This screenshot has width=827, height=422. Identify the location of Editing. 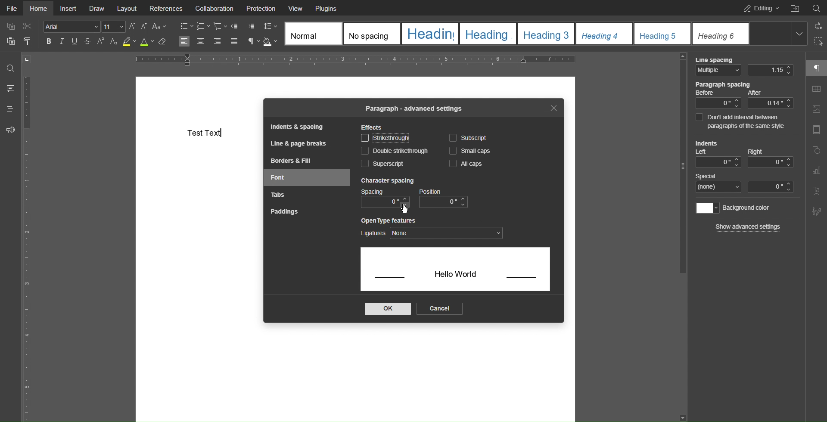
(759, 8).